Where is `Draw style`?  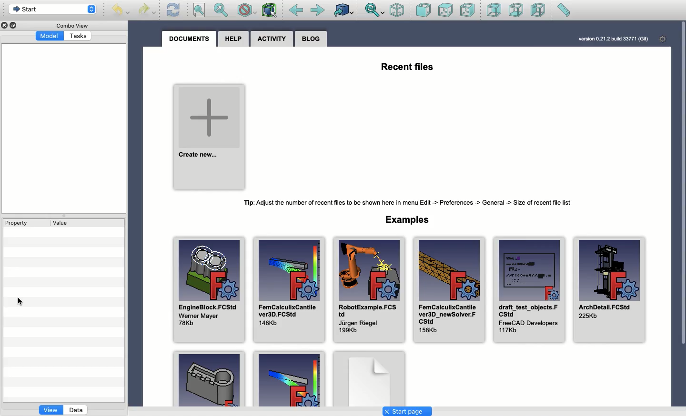 Draw style is located at coordinates (246, 11).